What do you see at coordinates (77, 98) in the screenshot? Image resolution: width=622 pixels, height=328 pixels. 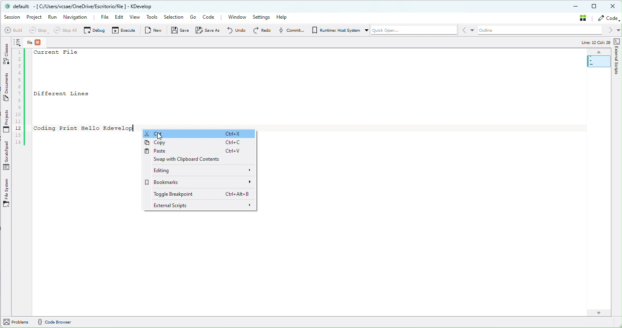 I see `EE Cenant:. Fain
7| Different Lines
12| coding Print Hello Kdevelop|` at bounding box center [77, 98].